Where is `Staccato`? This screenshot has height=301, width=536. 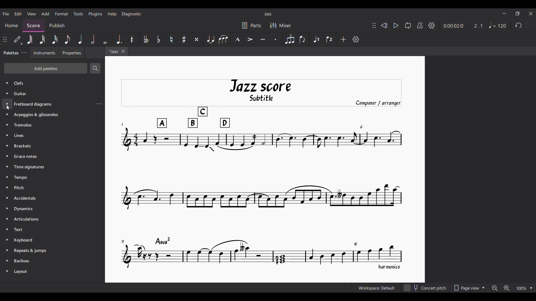 Staccato is located at coordinates (276, 39).